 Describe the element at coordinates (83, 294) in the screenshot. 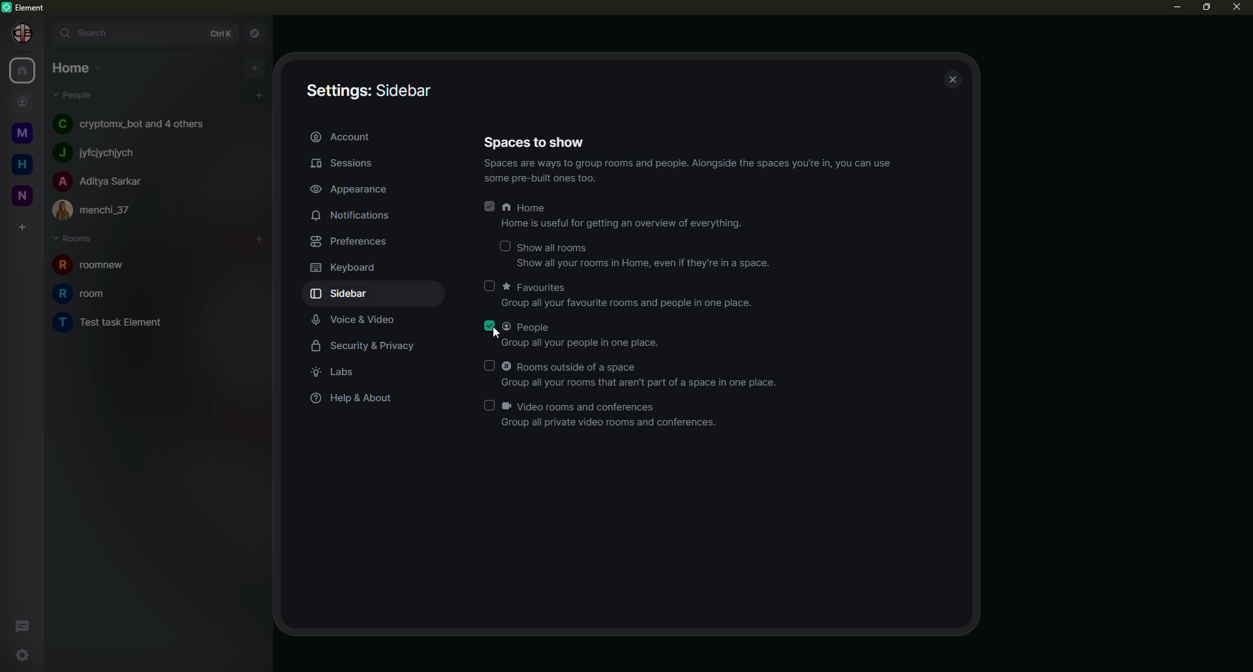

I see `room` at that location.